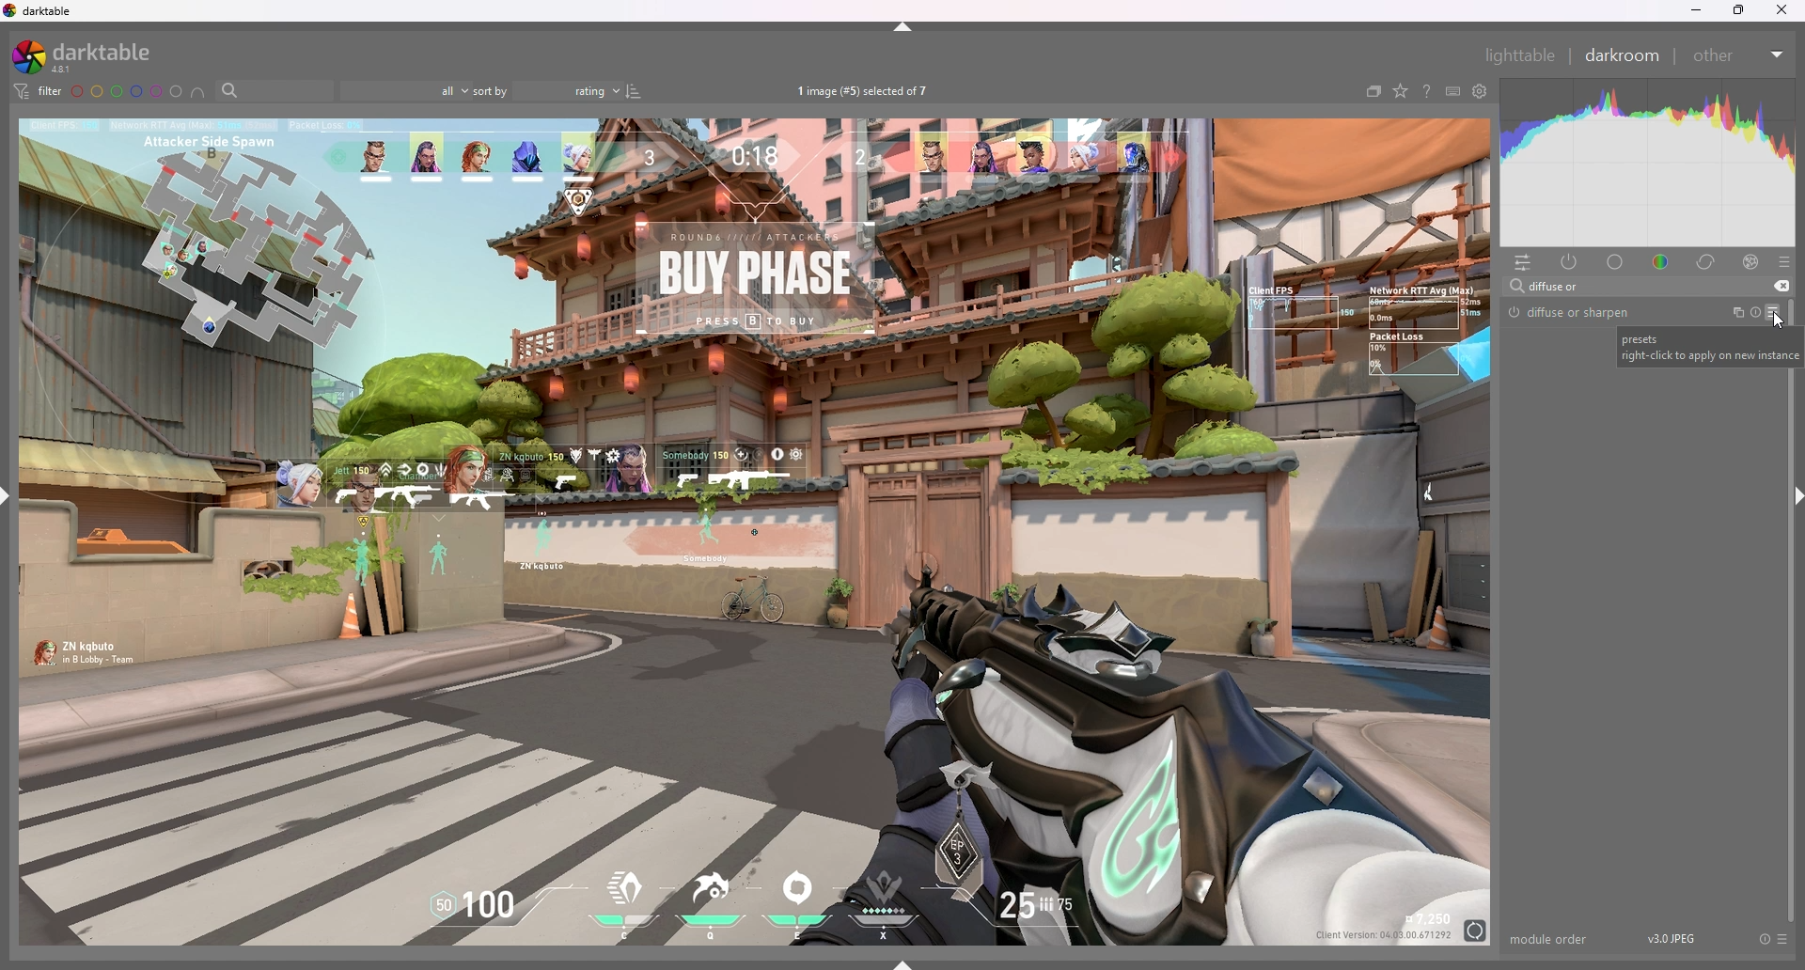 The image size is (1805, 970). What do you see at coordinates (1782, 10) in the screenshot?
I see `close` at bounding box center [1782, 10].